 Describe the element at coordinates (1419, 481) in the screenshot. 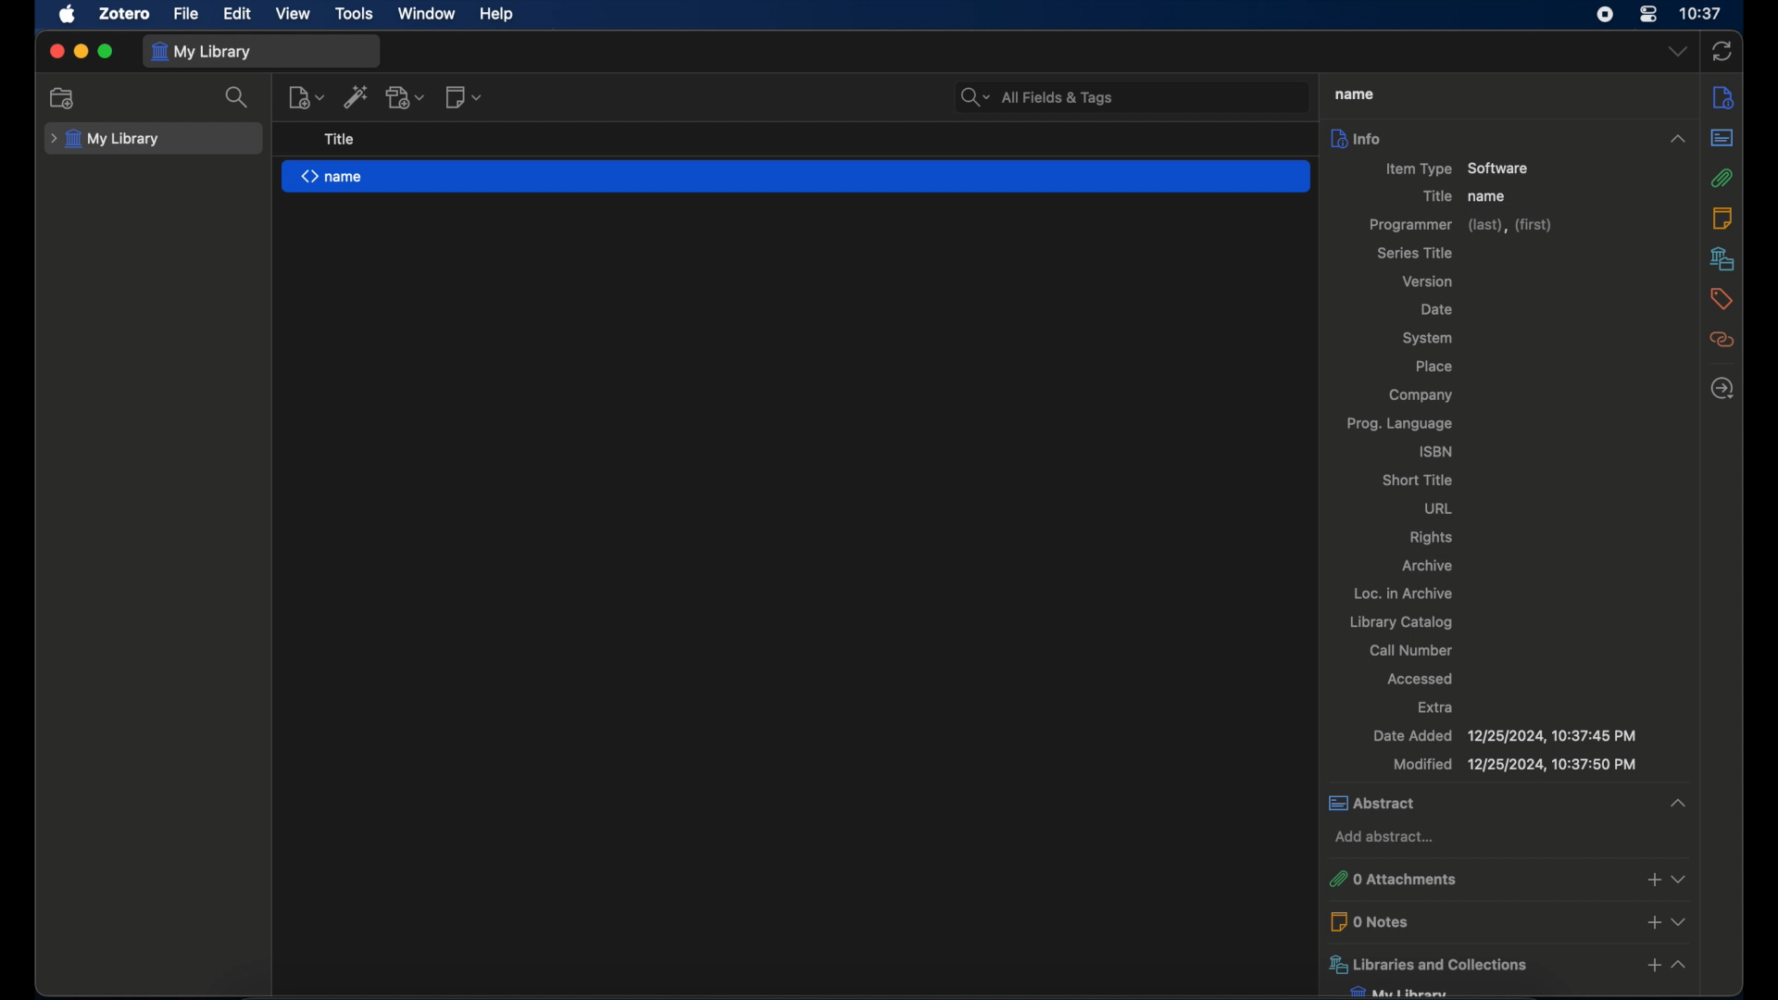

I see `short title` at that location.